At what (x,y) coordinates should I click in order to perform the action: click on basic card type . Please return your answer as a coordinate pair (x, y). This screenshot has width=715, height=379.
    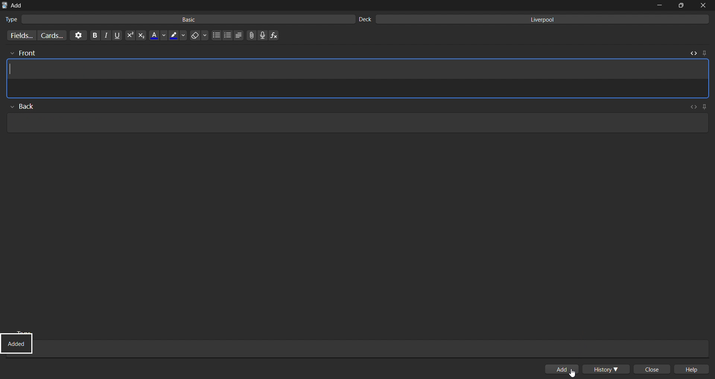
    Looking at the image, I should click on (178, 19).